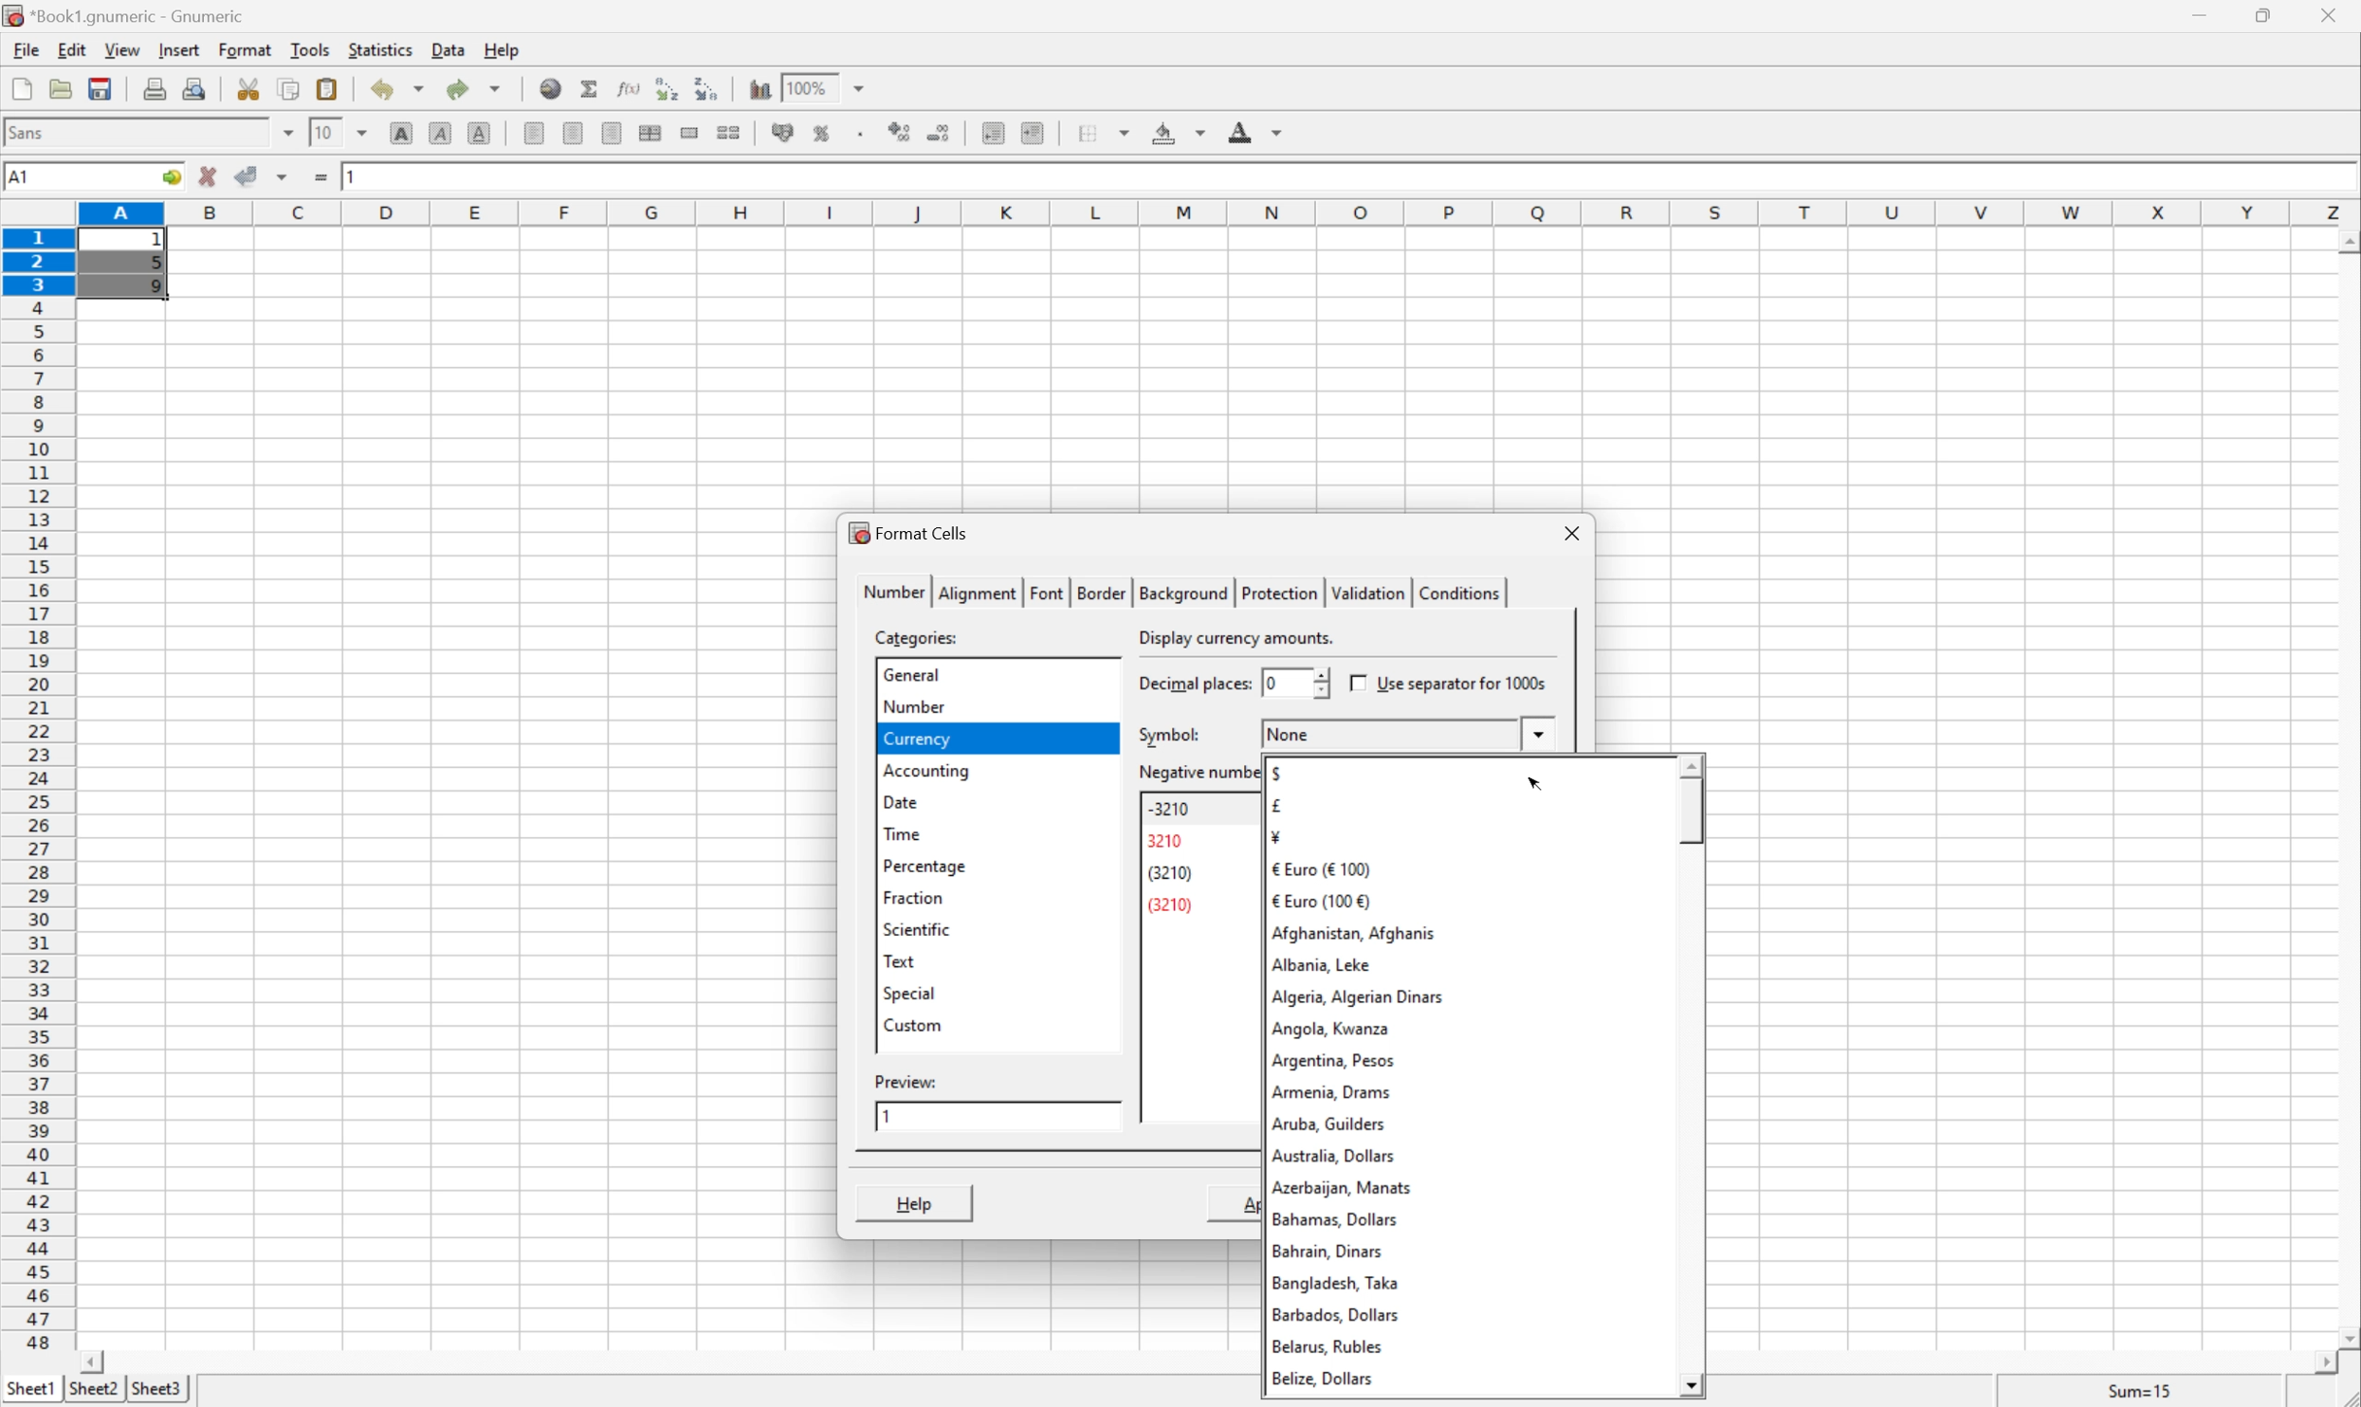 The image size is (2361, 1407). Describe the element at coordinates (130, 13) in the screenshot. I see `application name` at that location.